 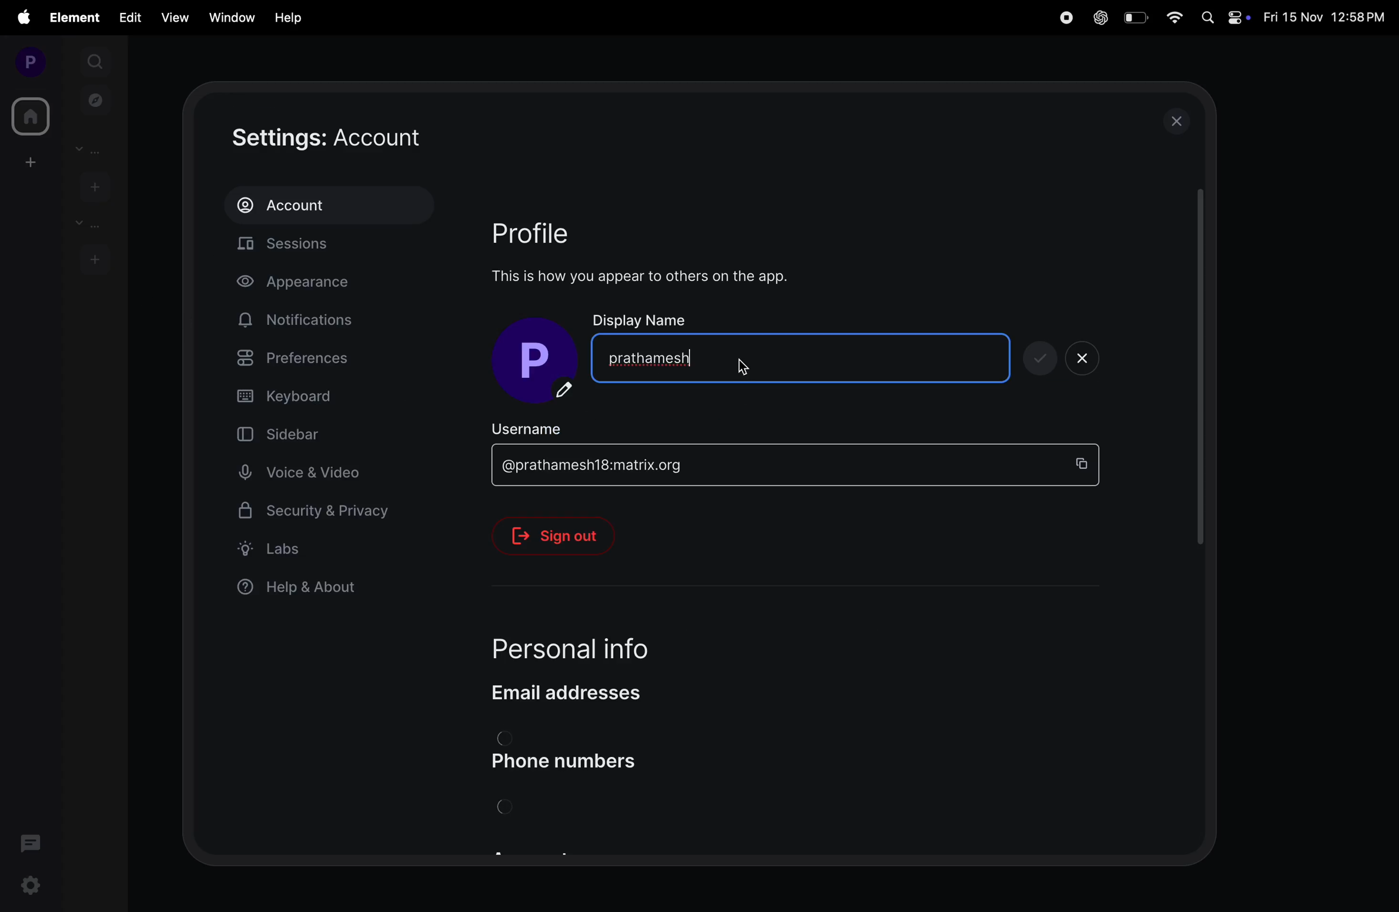 I want to click on settings account, so click(x=367, y=138).